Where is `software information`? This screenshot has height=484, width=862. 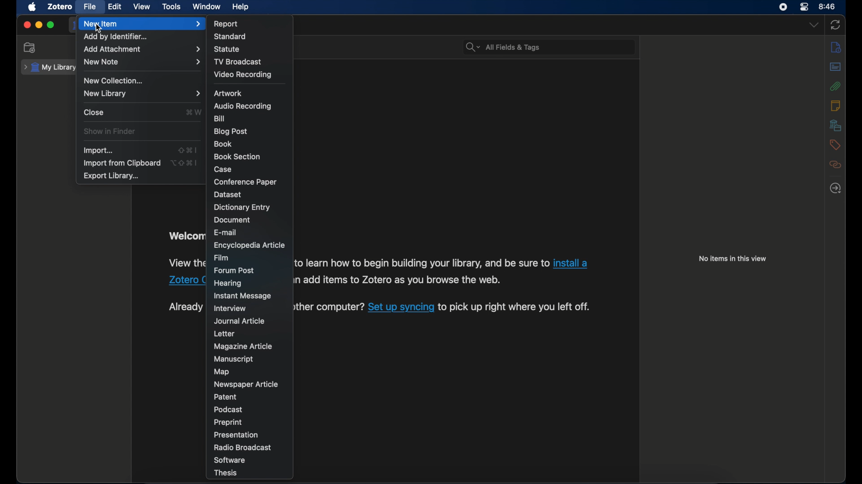 software information is located at coordinates (423, 264).